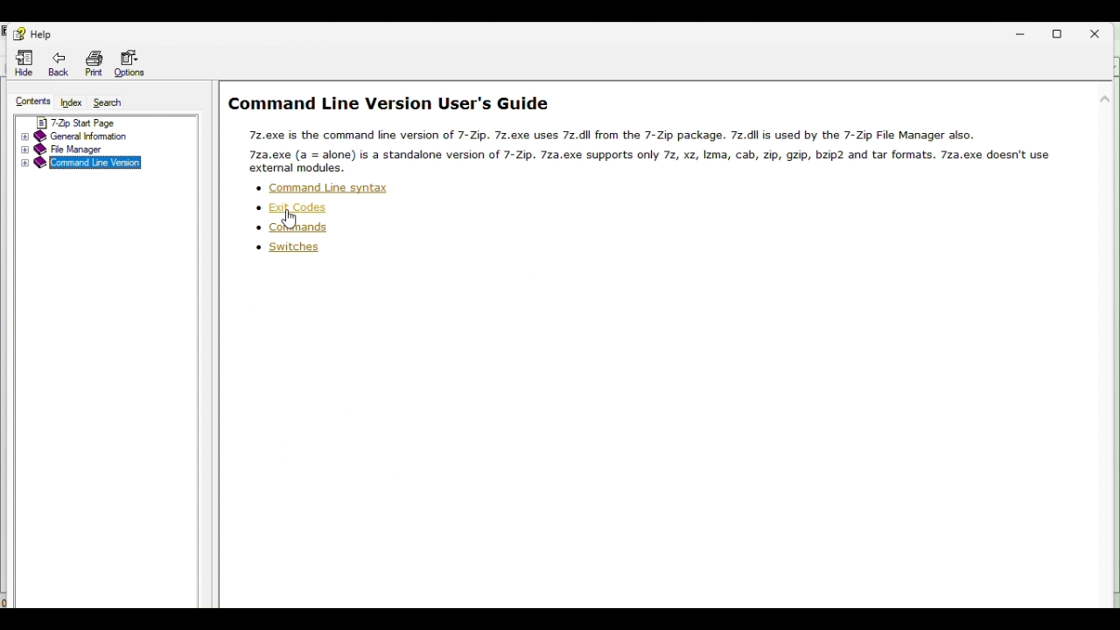 This screenshot has width=1120, height=630. What do you see at coordinates (1029, 31) in the screenshot?
I see `Minimize` at bounding box center [1029, 31].